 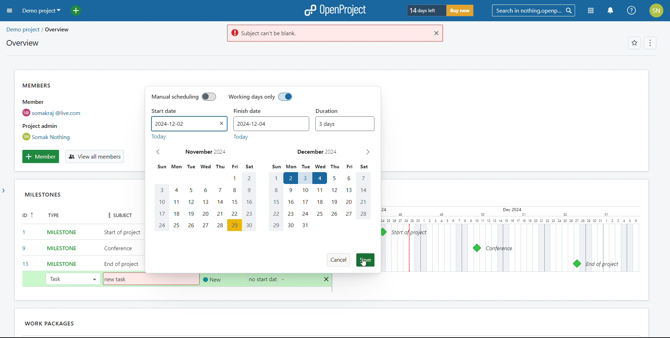 What do you see at coordinates (40, 156) in the screenshot?
I see `add member` at bounding box center [40, 156].